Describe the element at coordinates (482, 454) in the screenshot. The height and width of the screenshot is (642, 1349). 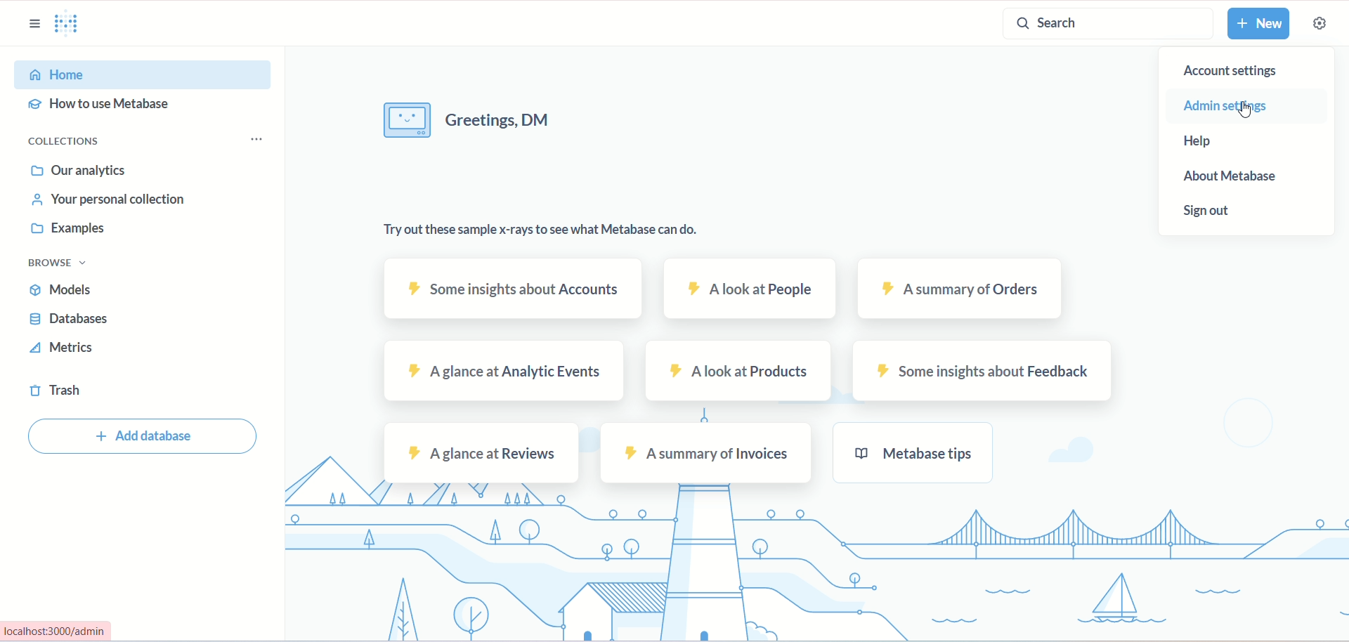
I see `reviews` at that location.